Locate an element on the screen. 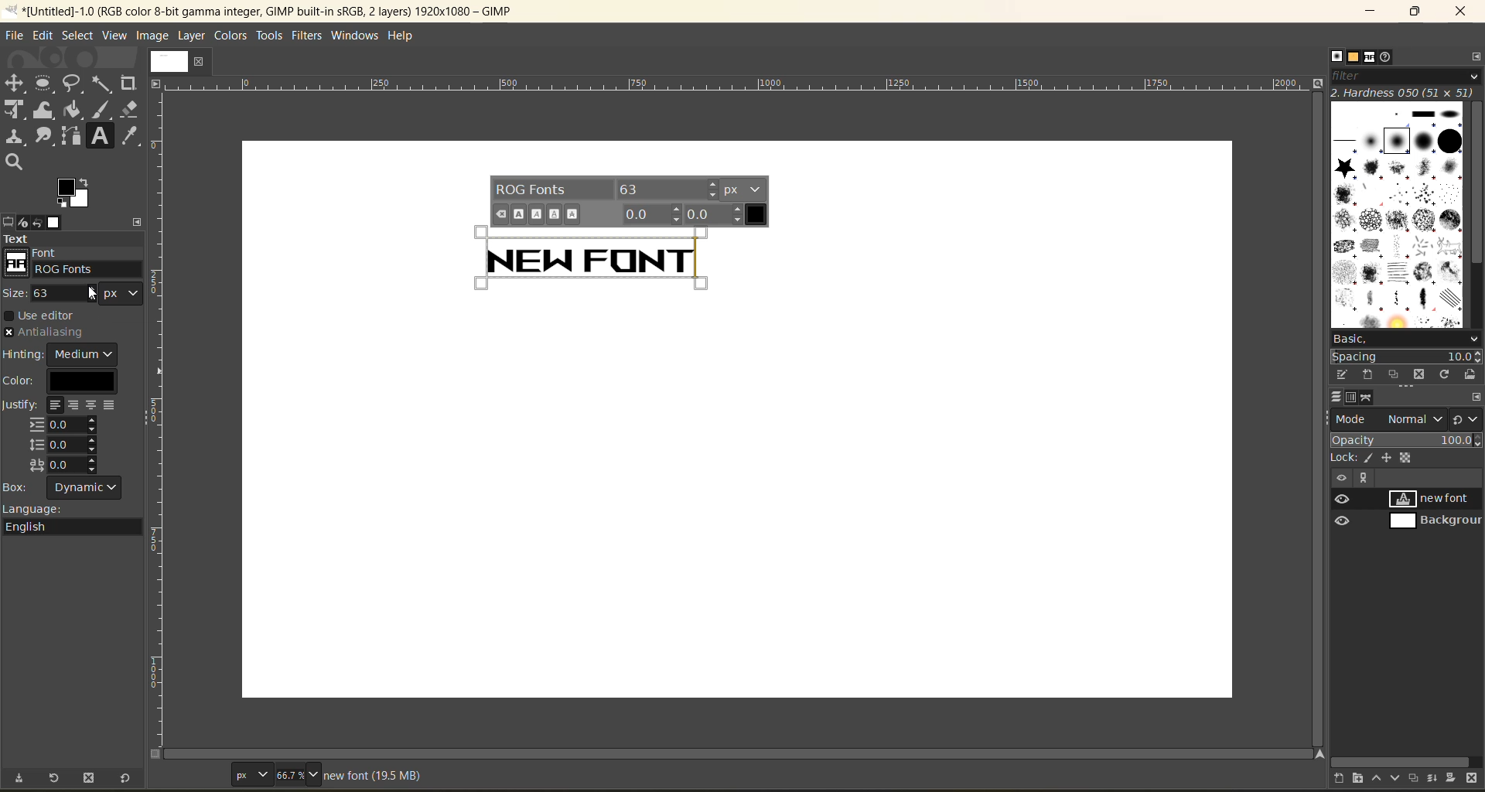 The image size is (1485, 792). switch is located at coordinates (1465, 418).